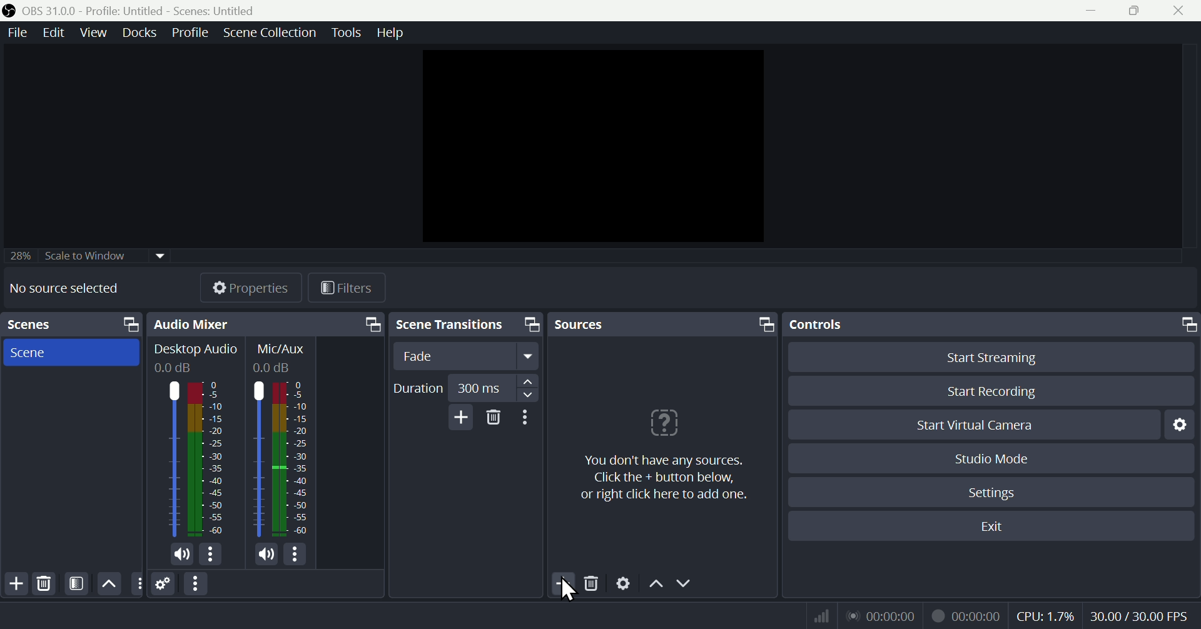  I want to click on , so click(137, 584).